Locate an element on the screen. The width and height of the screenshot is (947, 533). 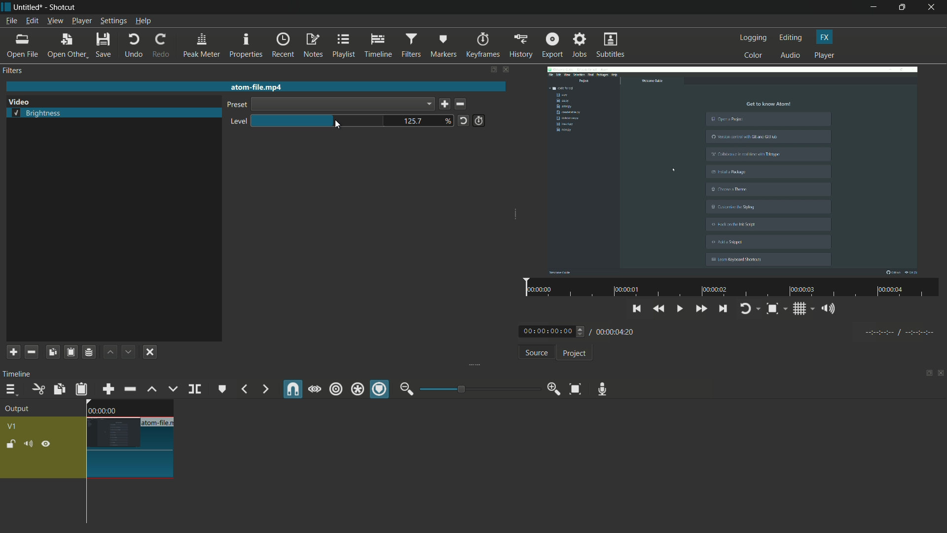
timeline is located at coordinates (379, 46).